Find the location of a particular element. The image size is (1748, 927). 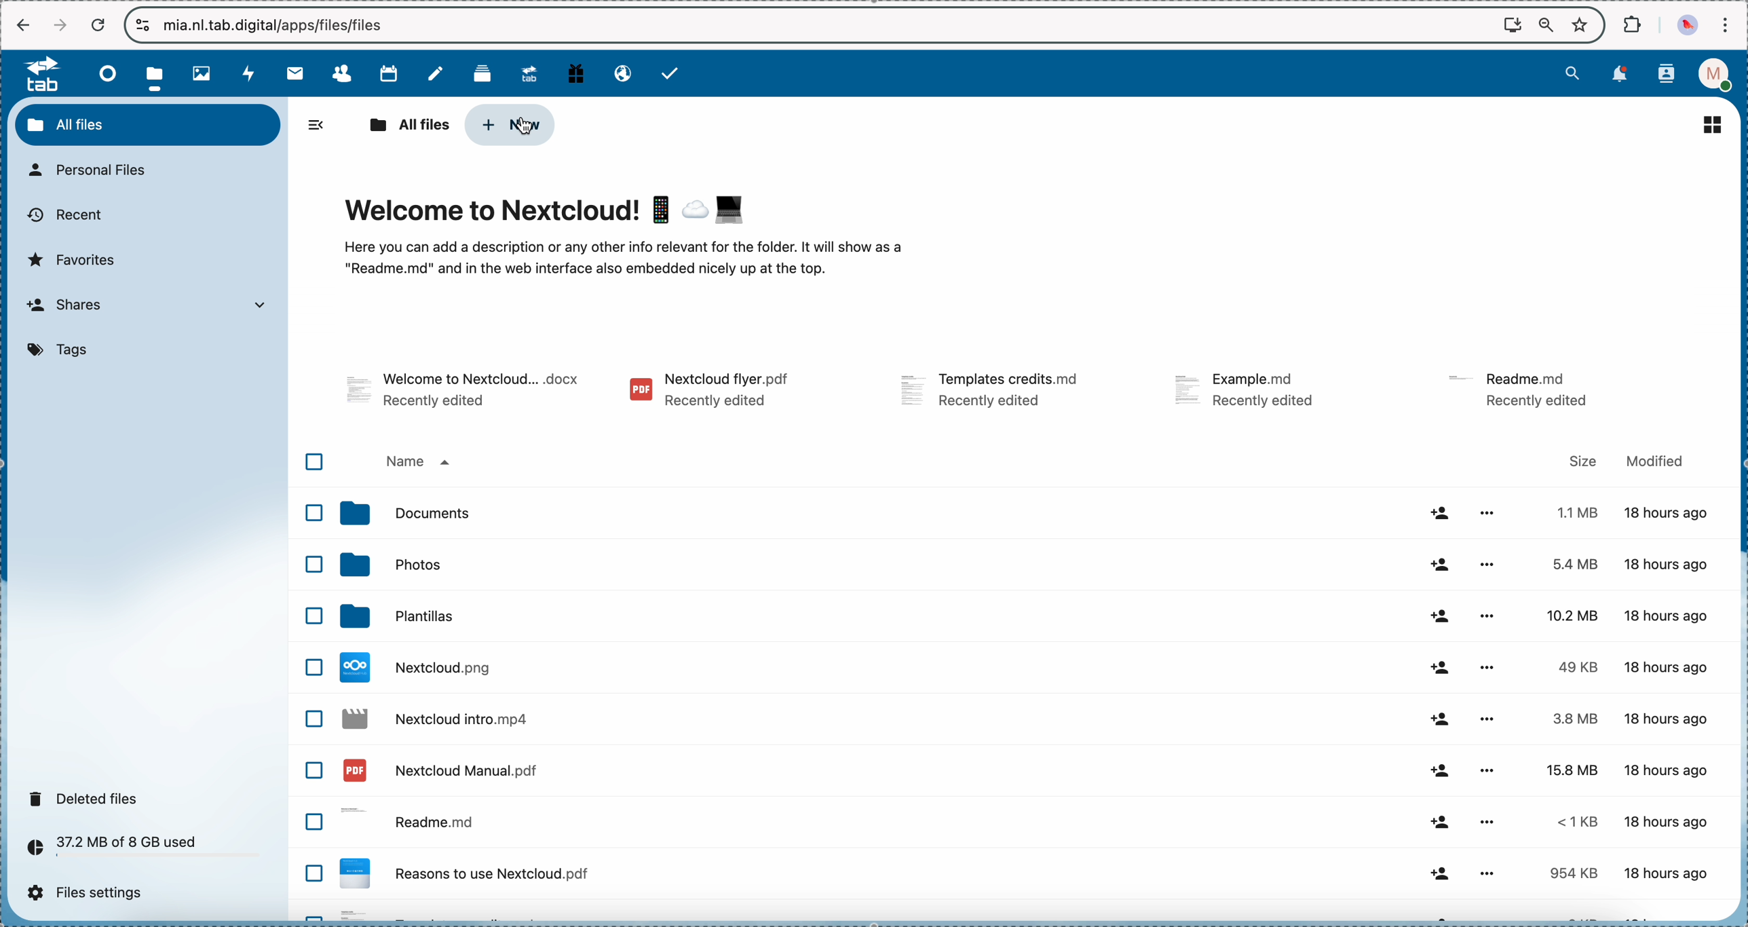

photos is located at coordinates (870, 564).